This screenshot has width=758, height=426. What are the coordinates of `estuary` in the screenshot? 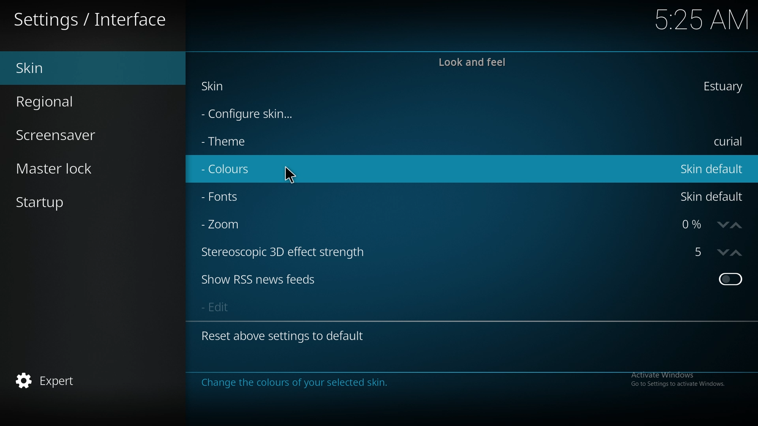 It's located at (723, 86).